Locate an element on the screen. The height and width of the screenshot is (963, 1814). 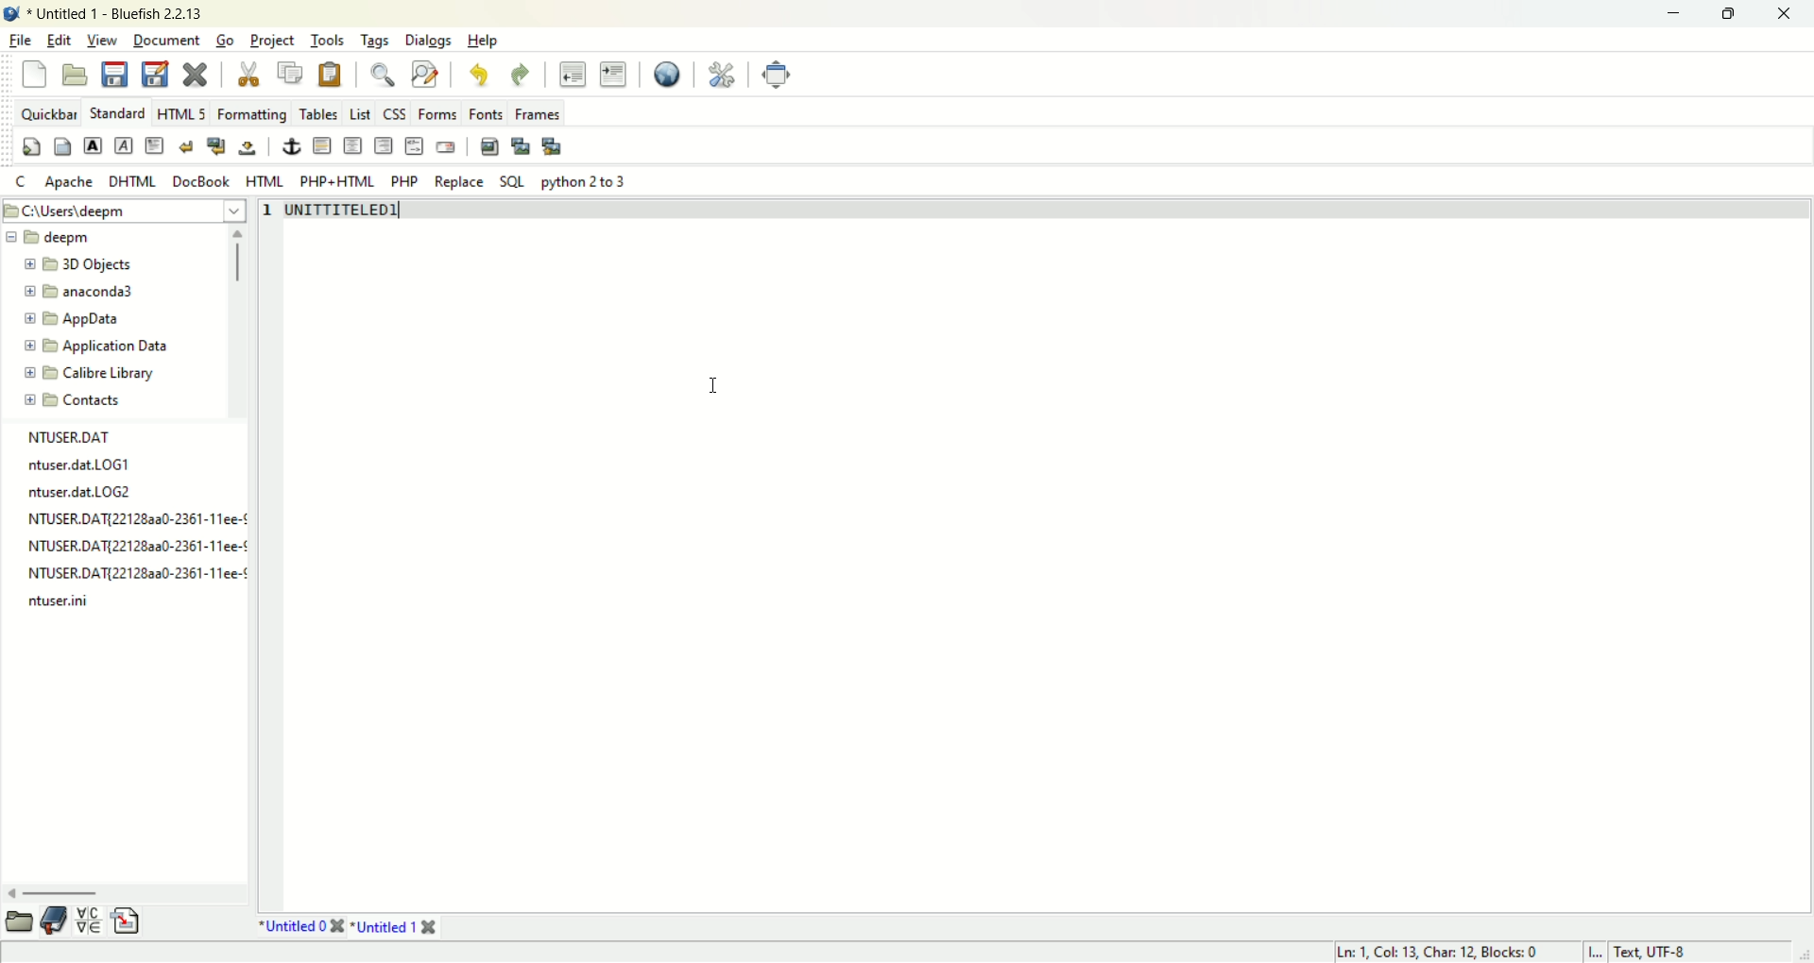
go is located at coordinates (224, 41).